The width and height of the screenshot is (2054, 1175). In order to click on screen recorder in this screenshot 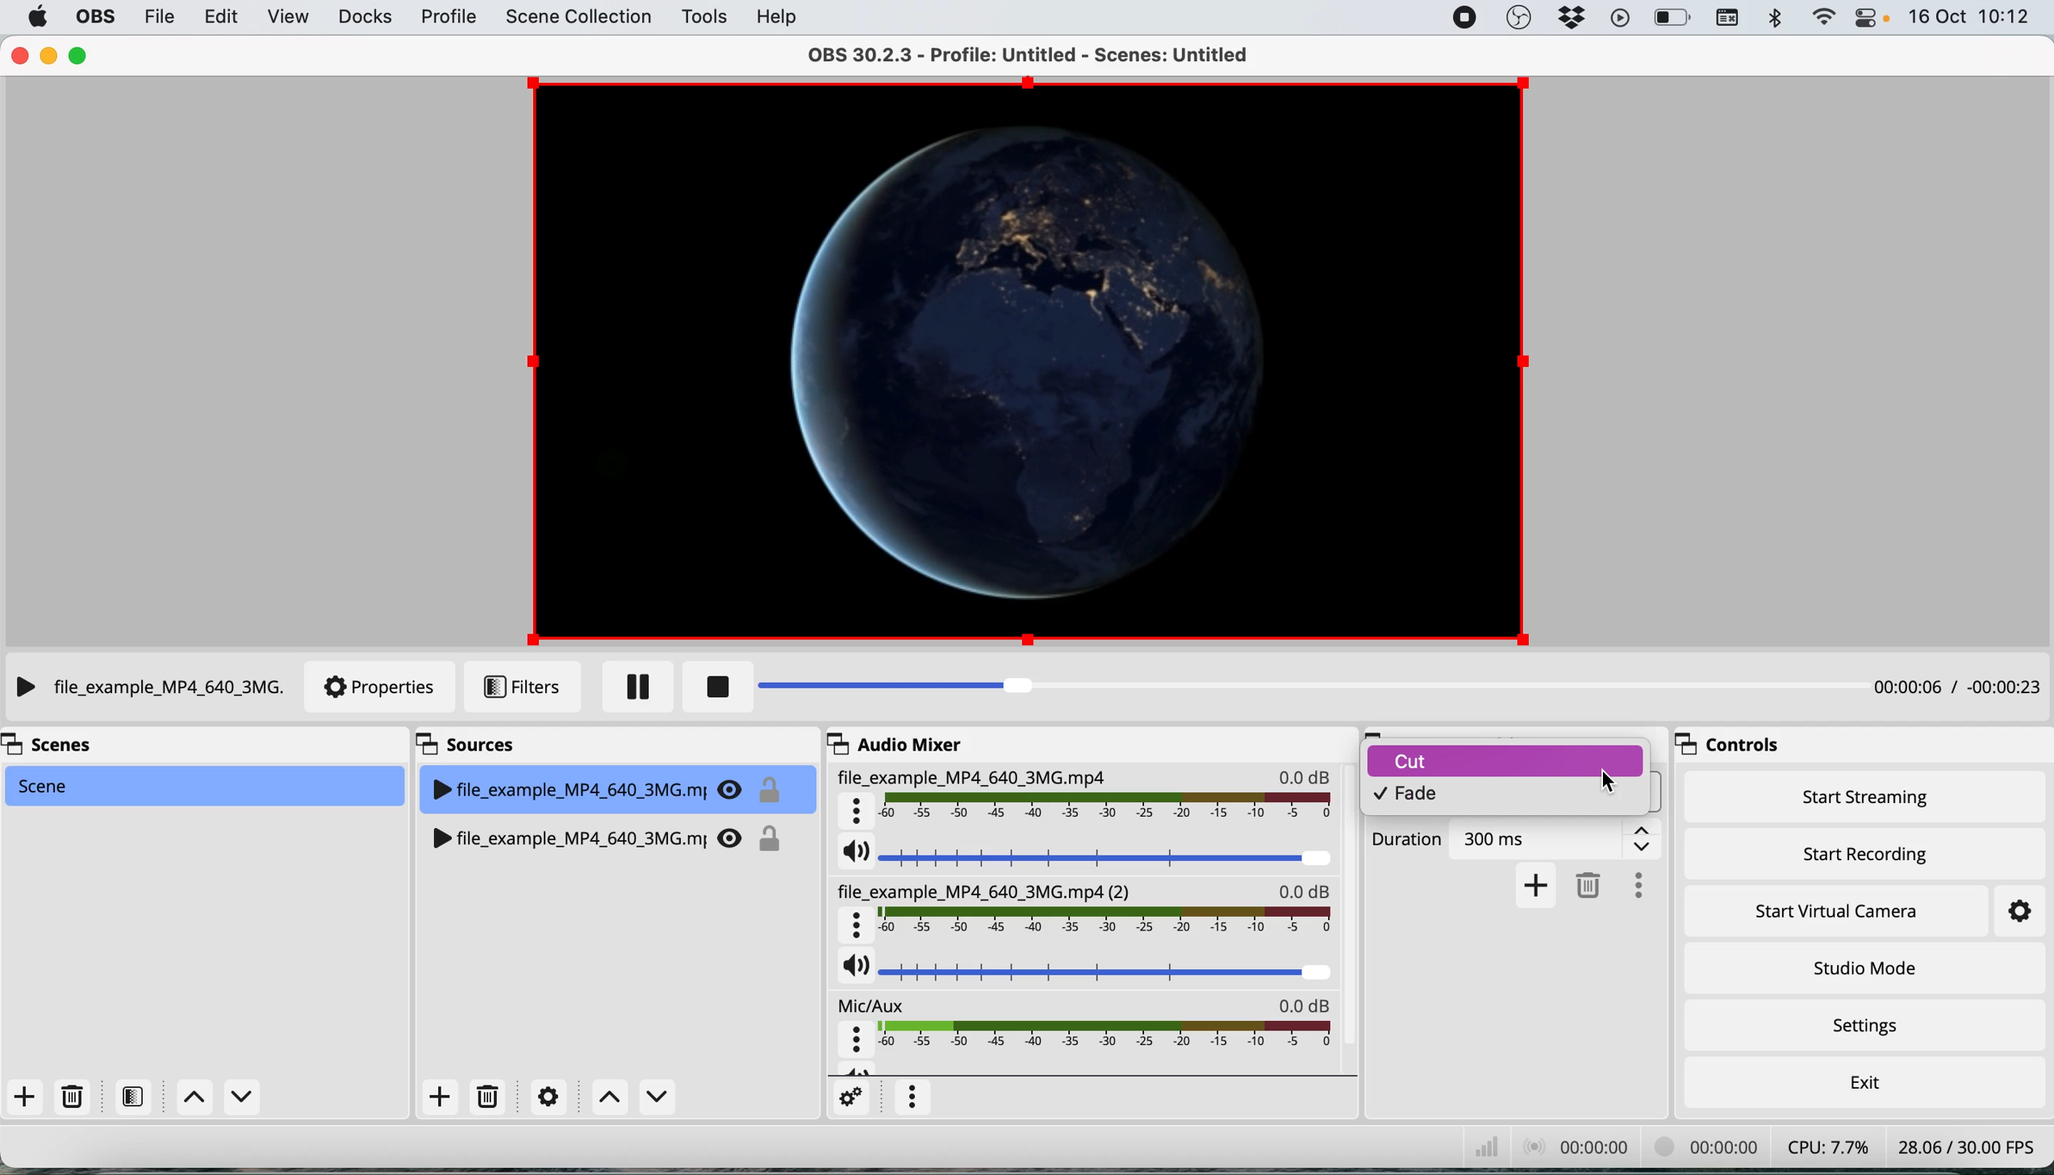, I will do `click(1463, 18)`.